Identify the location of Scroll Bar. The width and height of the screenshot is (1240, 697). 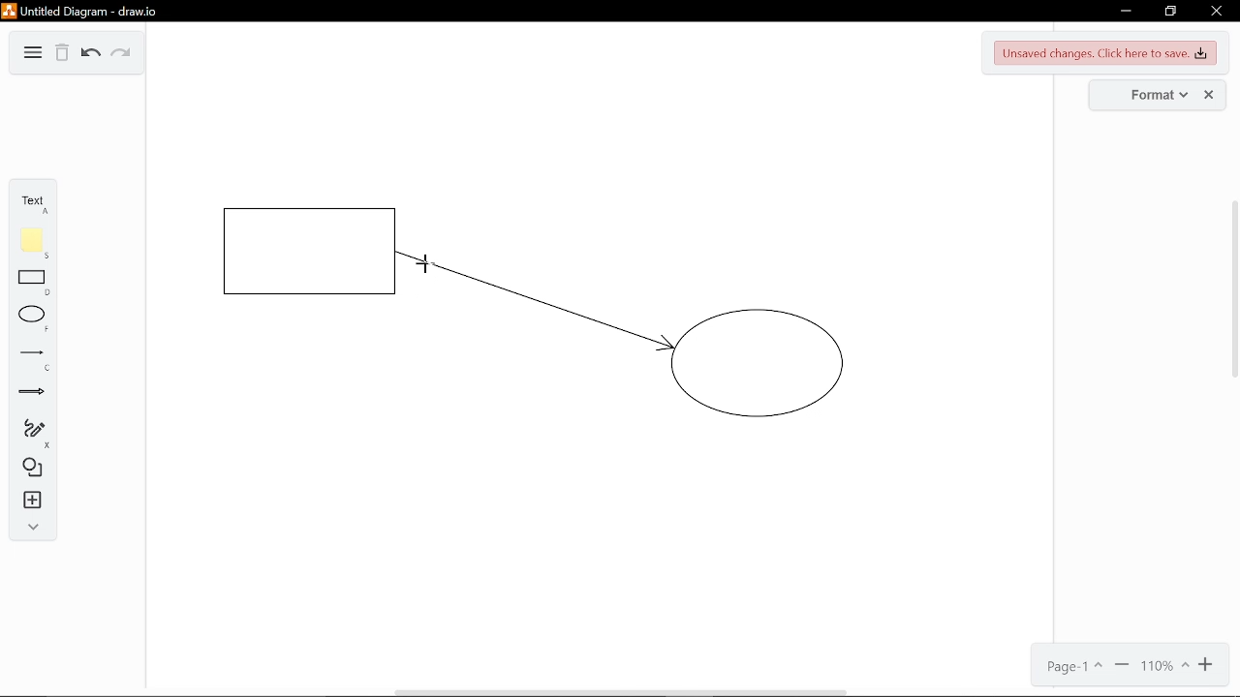
(1226, 299).